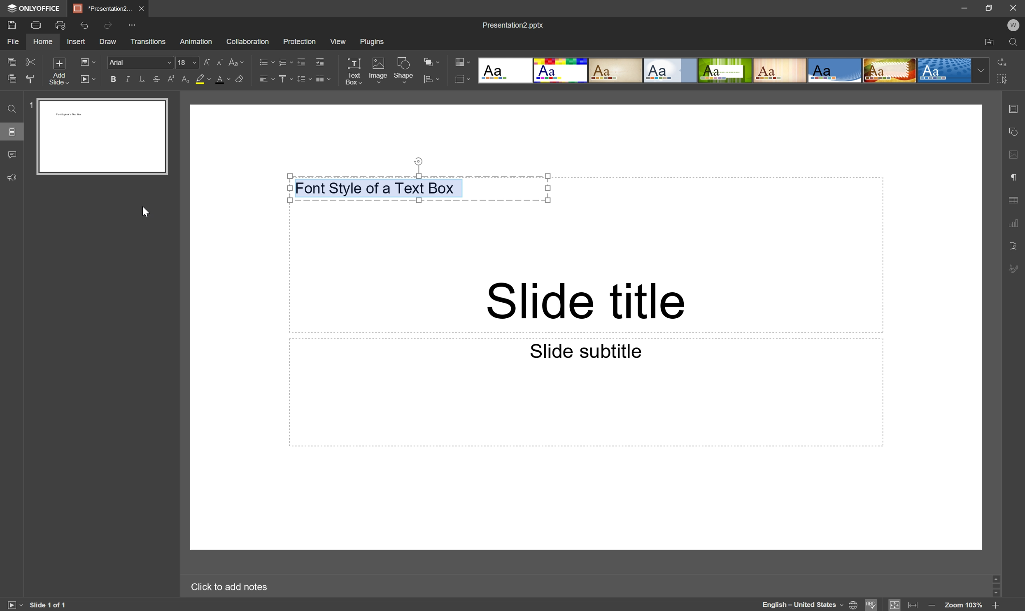 The width and height of the screenshot is (1025, 611). I want to click on View, so click(338, 40).